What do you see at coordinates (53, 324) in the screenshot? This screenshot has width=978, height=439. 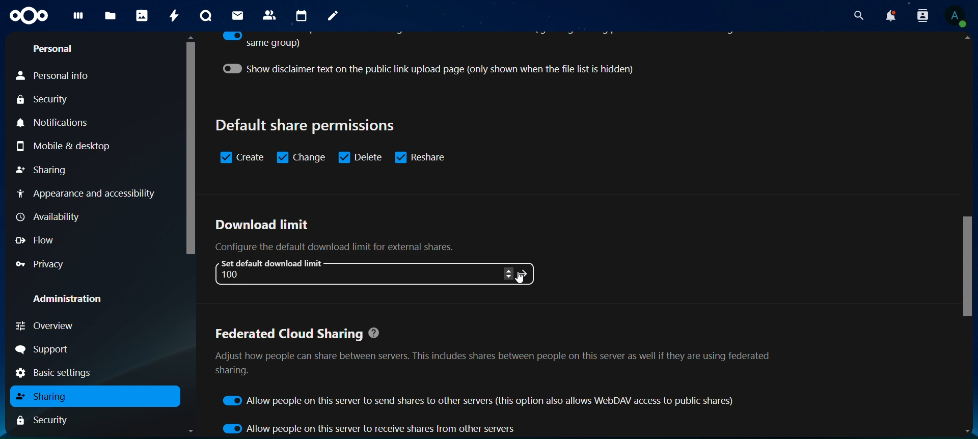 I see `overview` at bounding box center [53, 324].